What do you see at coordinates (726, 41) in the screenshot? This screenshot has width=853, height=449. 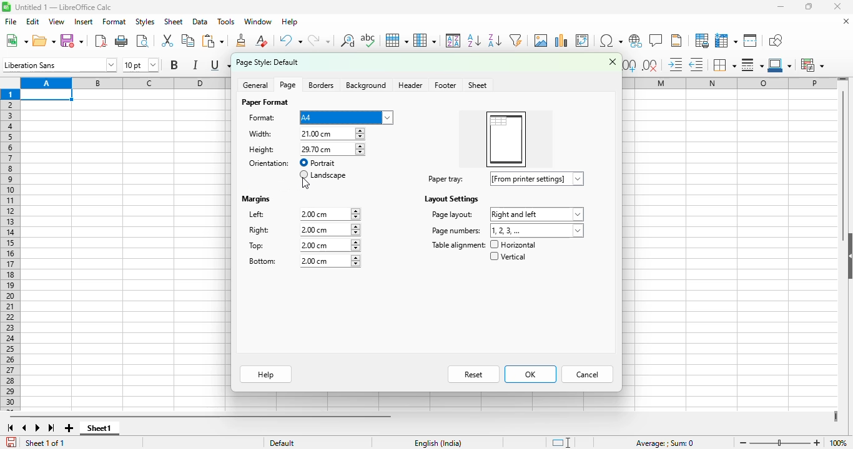 I see `freeze rows and columns` at bounding box center [726, 41].